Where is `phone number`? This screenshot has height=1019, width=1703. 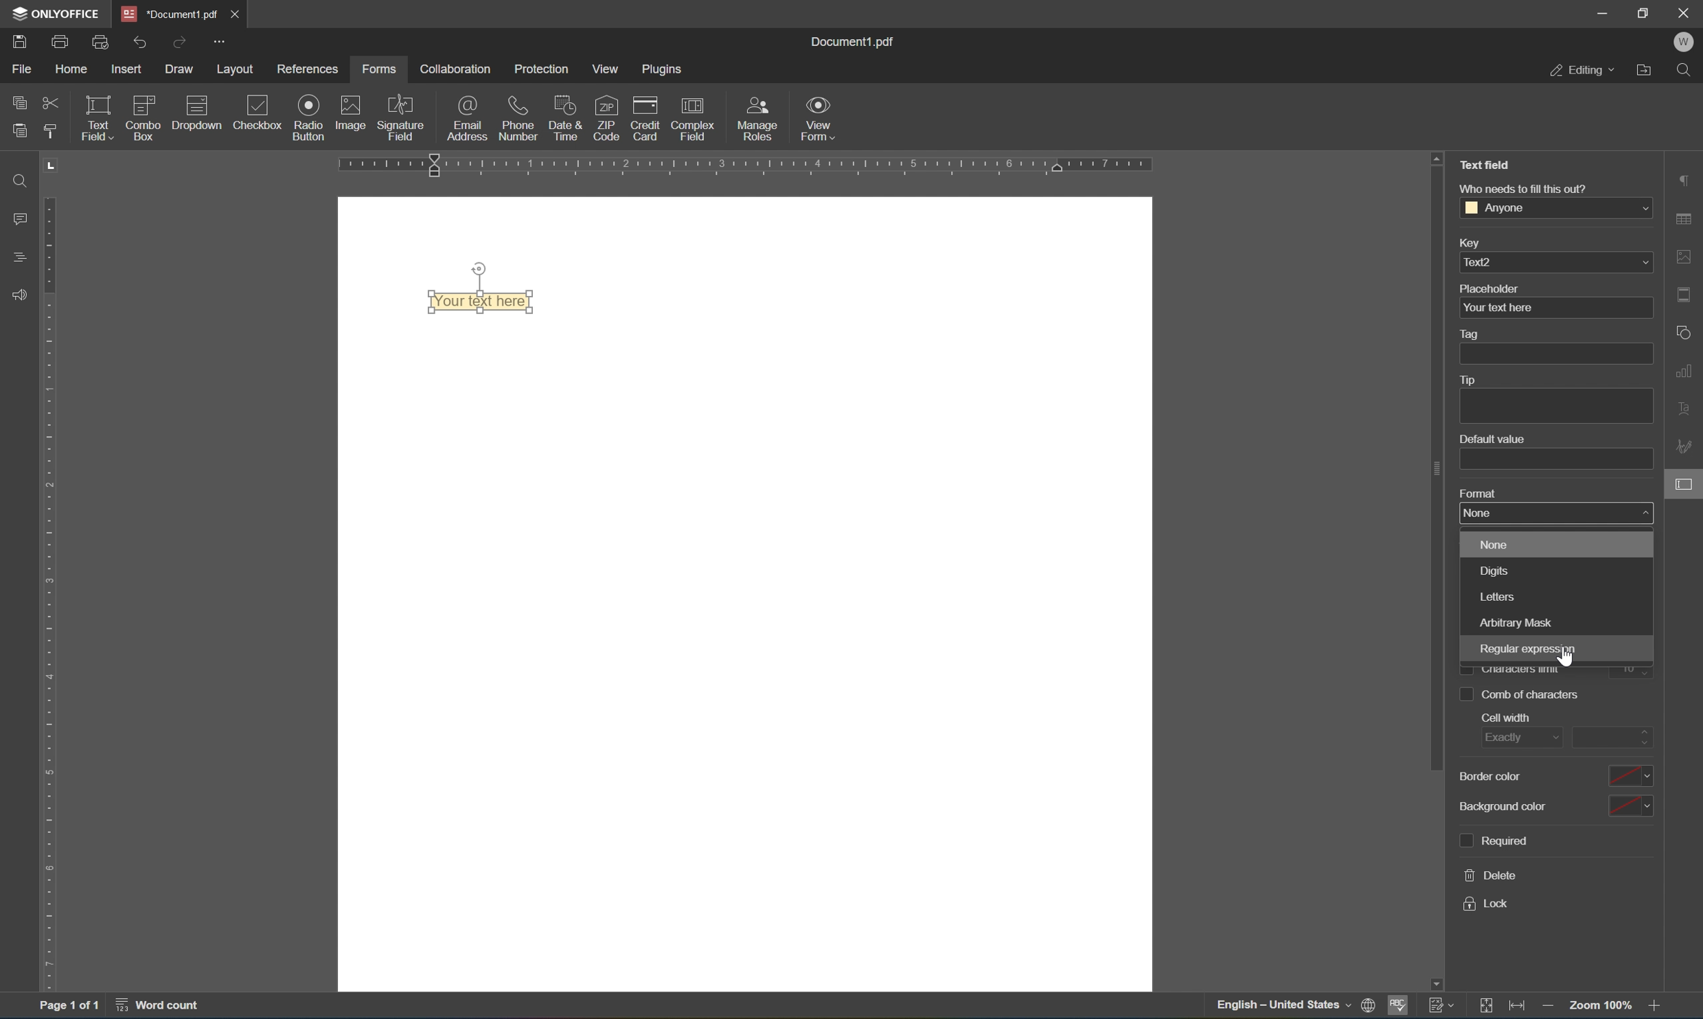
phone number is located at coordinates (516, 117).